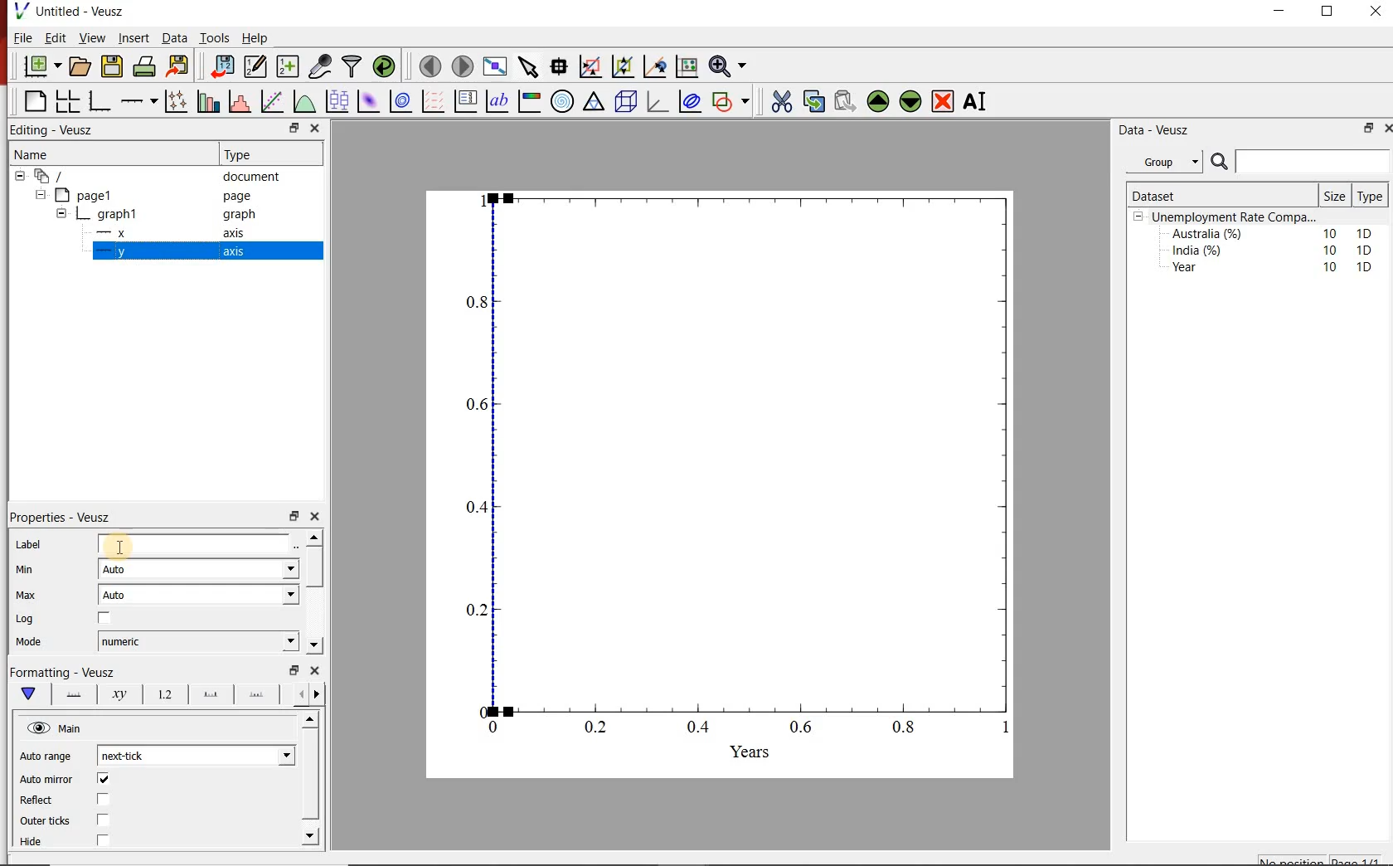 This screenshot has width=1393, height=866. Describe the element at coordinates (67, 100) in the screenshot. I see `arrange graphs` at that location.